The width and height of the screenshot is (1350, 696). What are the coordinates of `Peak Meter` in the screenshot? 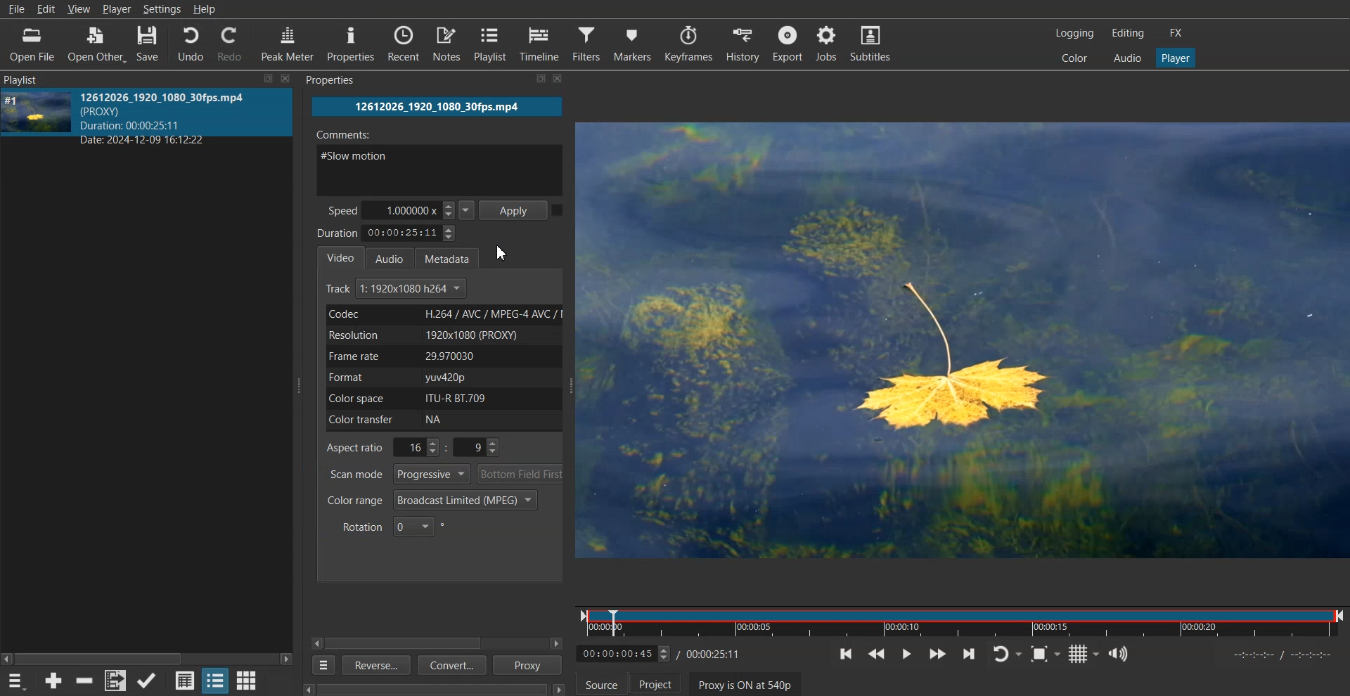 It's located at (288, 42).